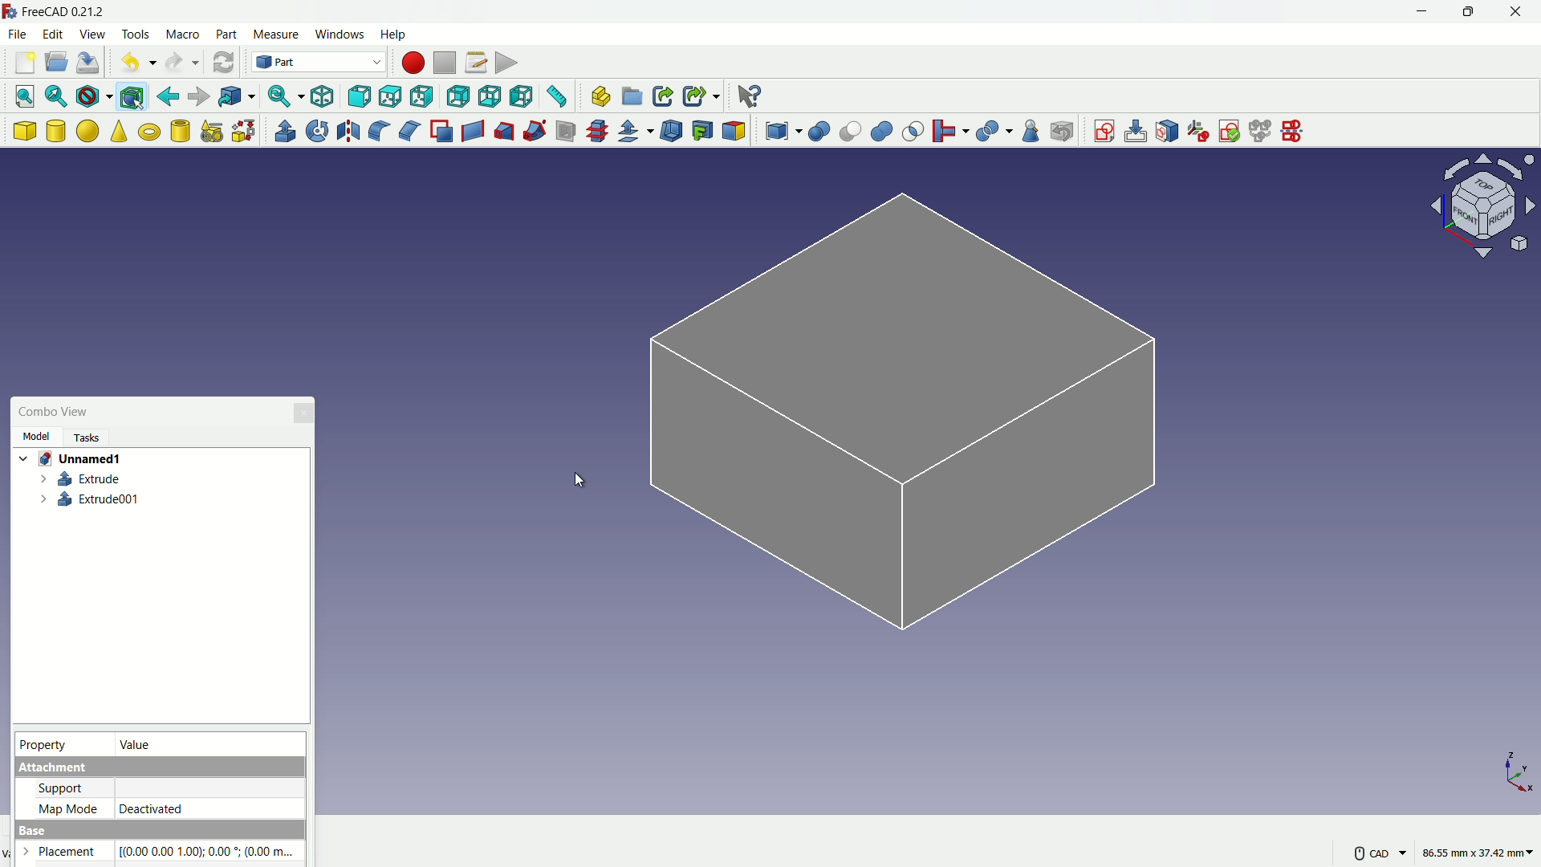  What do you see at coordinates (222, 62) in the screenshot?
I see `refresh` at bounding box center [222, 62].